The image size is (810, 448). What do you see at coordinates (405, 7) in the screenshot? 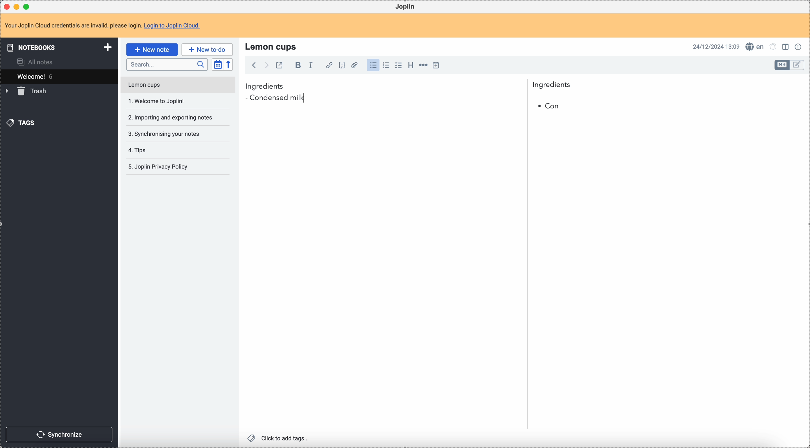
I see `Joplin` at bounding box center [405, 7].